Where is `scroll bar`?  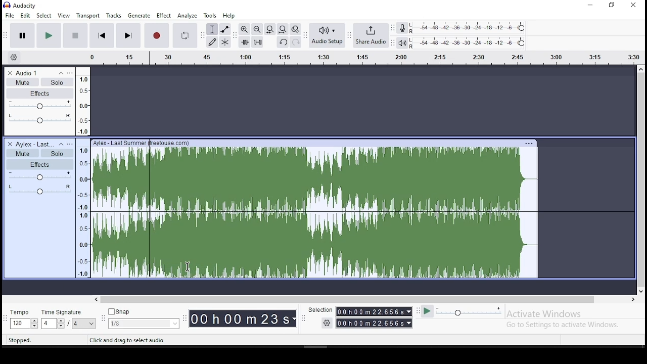 scroll bar is located at coordinates (641, 180).